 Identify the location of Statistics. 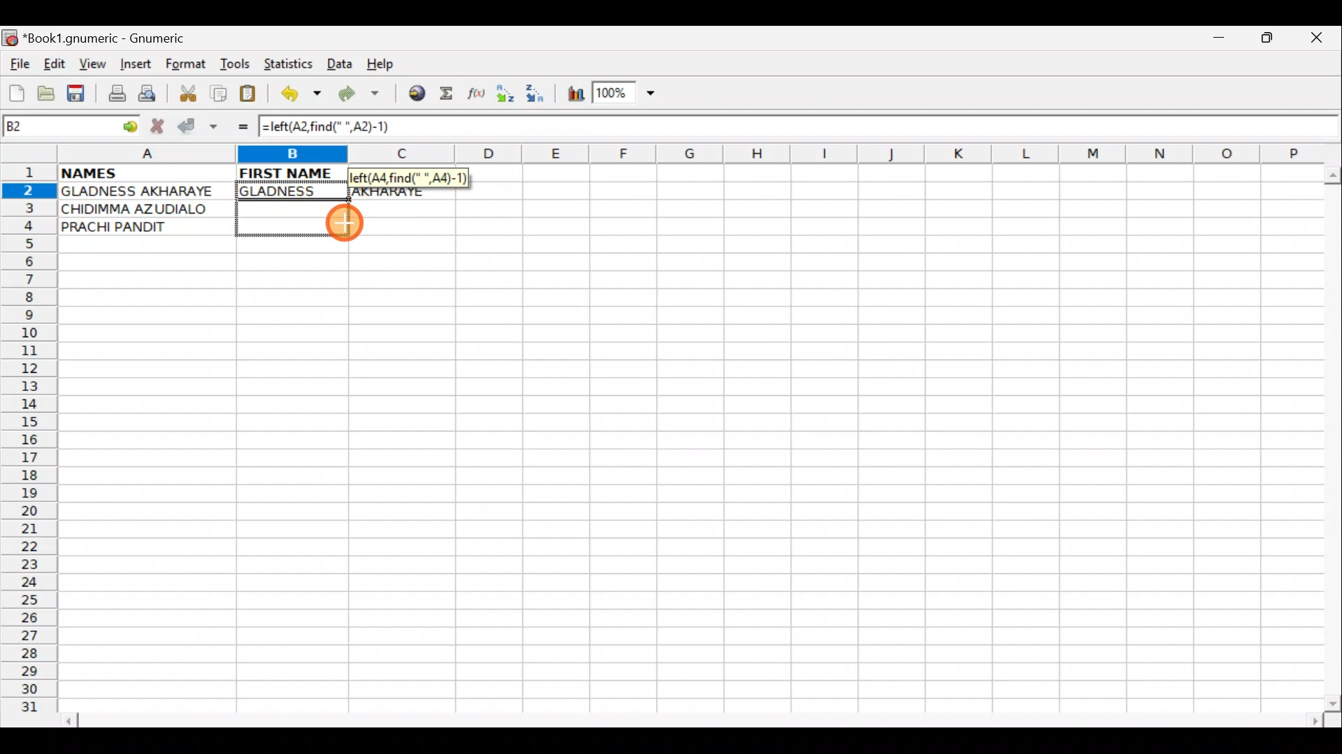
(291, 63).